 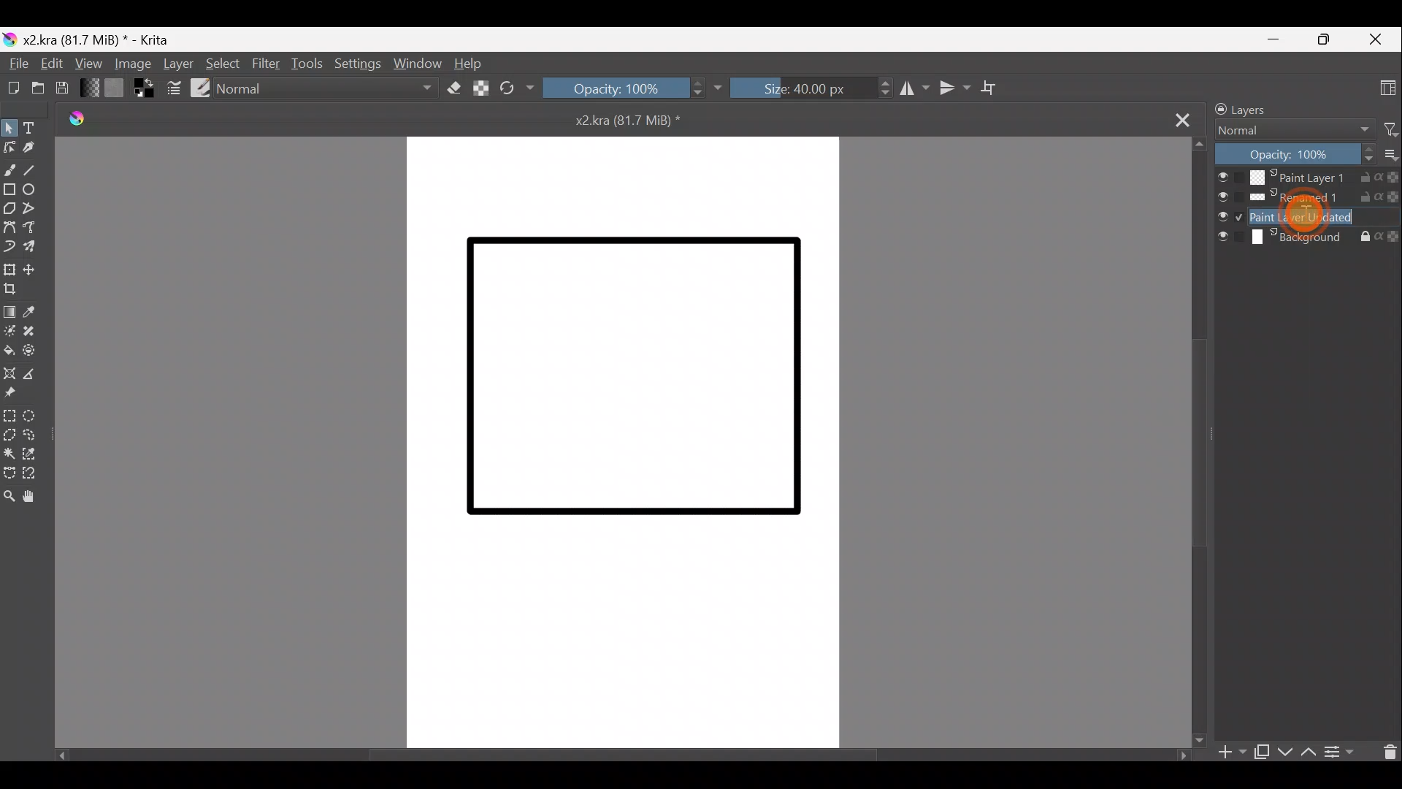 I want to click on Fill patterns, so click(x=115, y=87).